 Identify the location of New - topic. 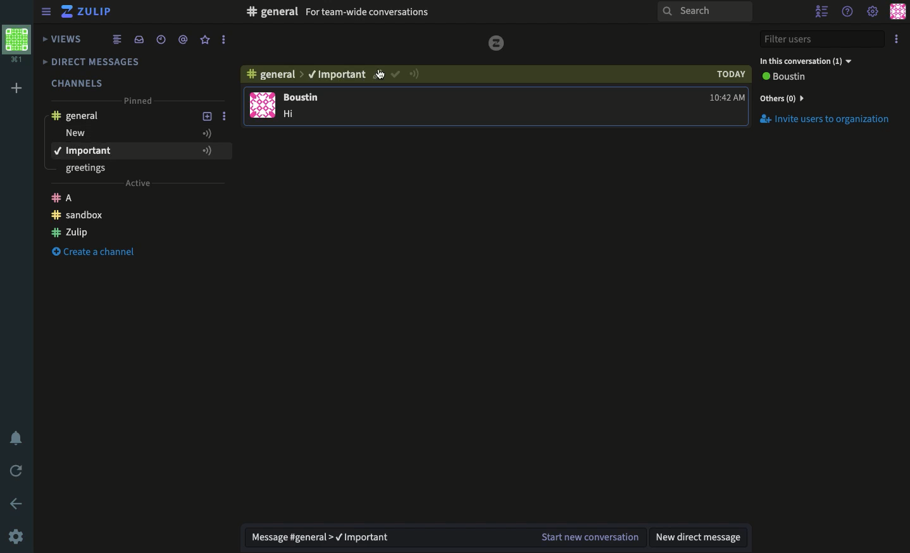
(126, 134).